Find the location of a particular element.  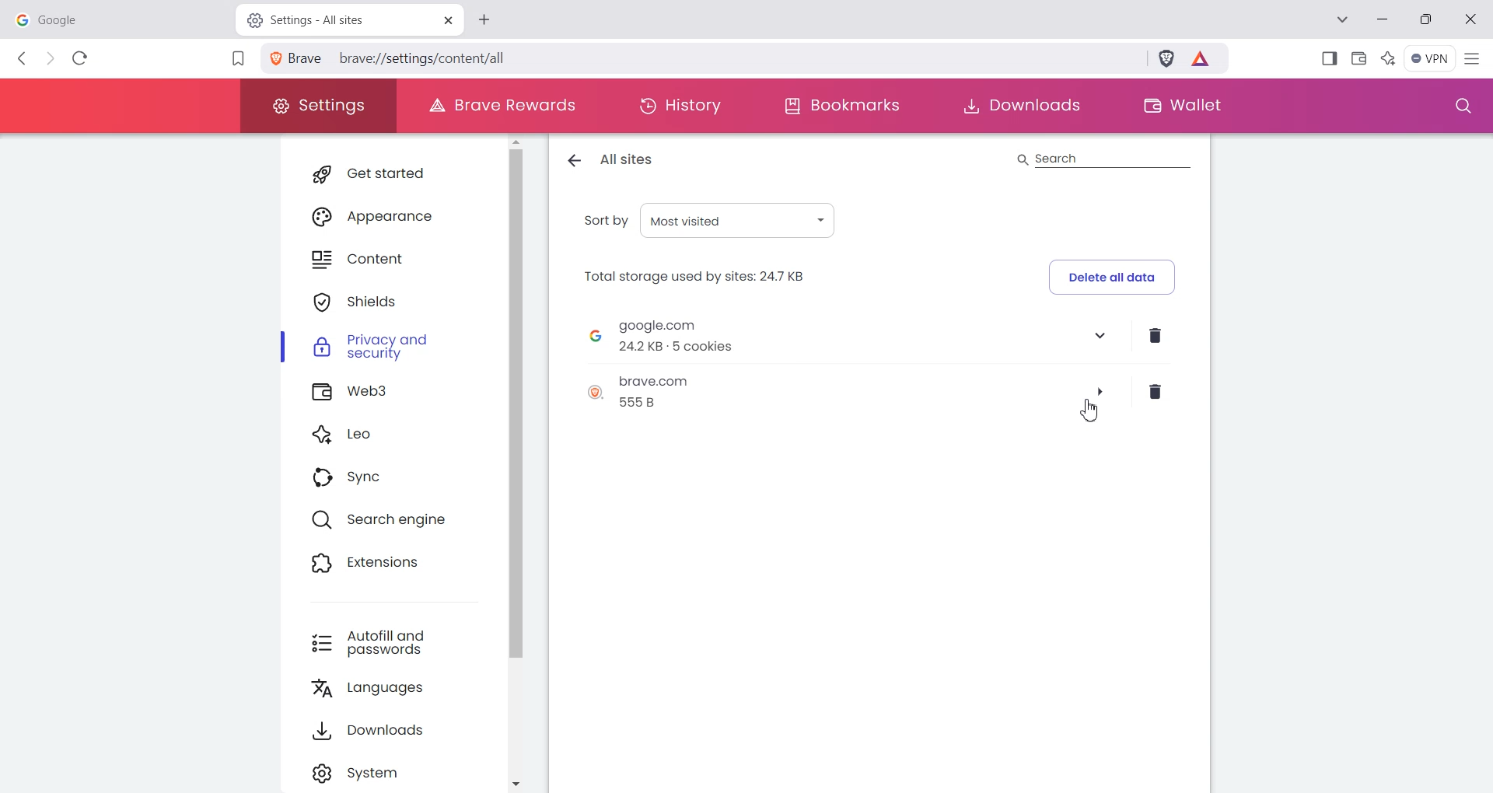

 is located at coordinates (1430, 58).